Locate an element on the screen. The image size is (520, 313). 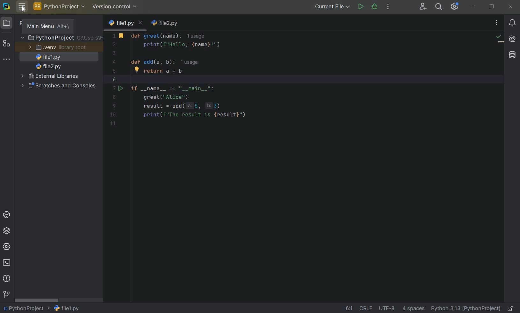
database is located at coordinates (511, 54).